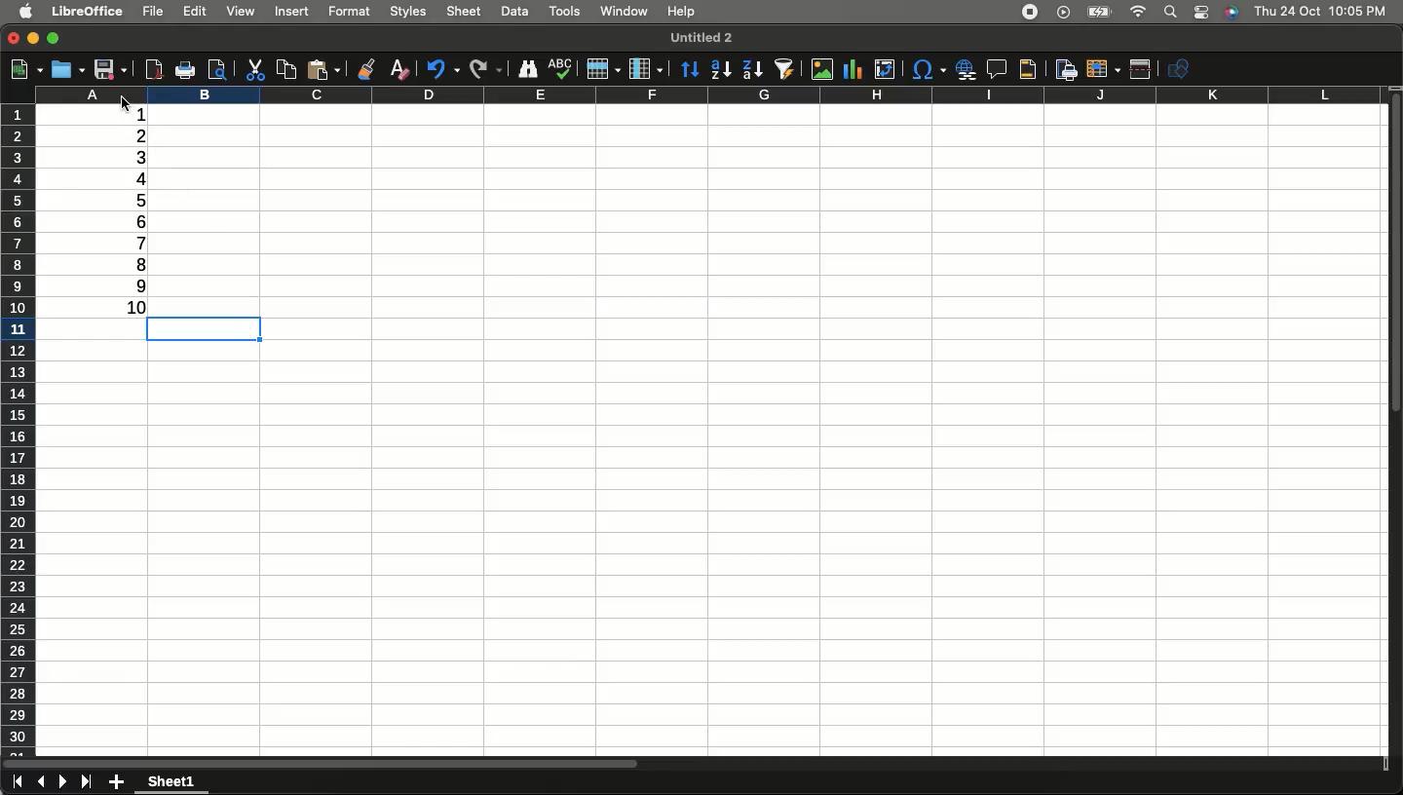 This screenshot has height=795, width=1403. I want to click on 8, so click(140, 263).